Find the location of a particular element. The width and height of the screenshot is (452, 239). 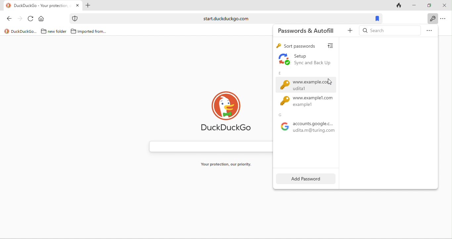

setup  is located at coordinates (309, 60).